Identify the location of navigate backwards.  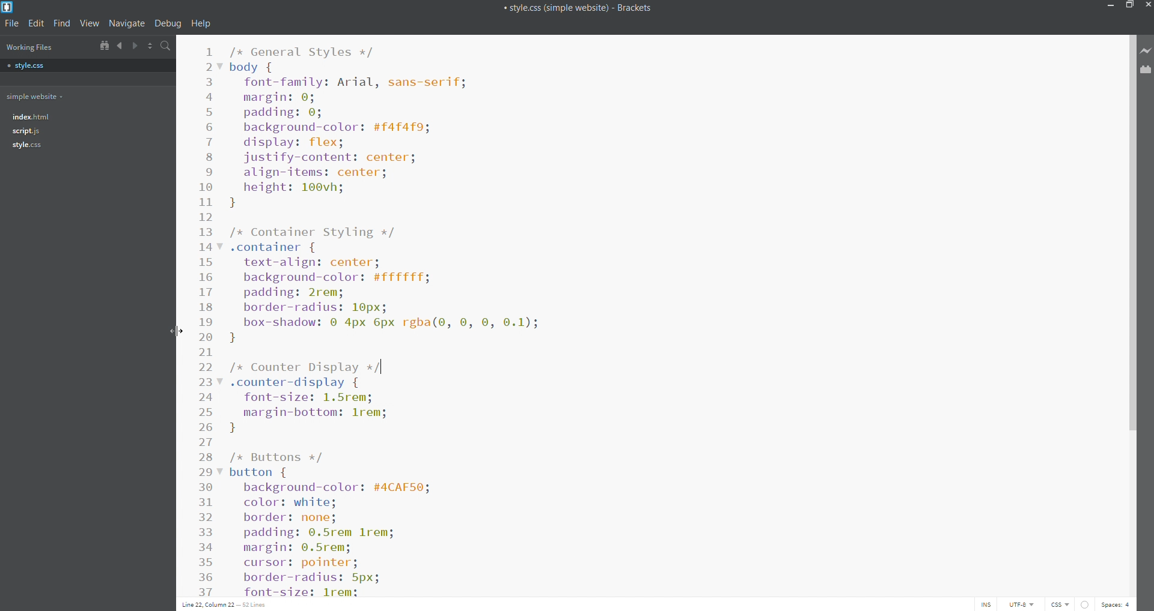
(119, 46).